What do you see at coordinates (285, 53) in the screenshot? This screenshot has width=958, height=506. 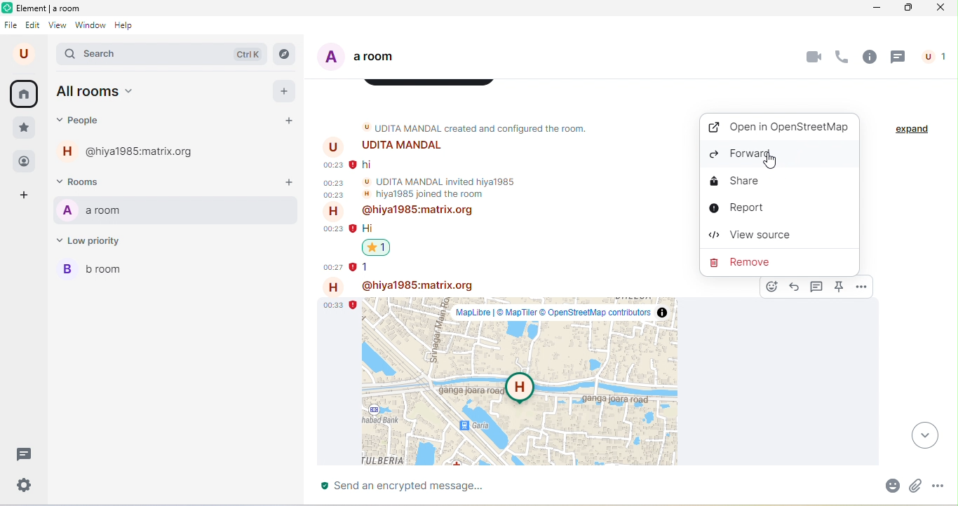 I see `explore rooms` at bounding box center [285, 53].